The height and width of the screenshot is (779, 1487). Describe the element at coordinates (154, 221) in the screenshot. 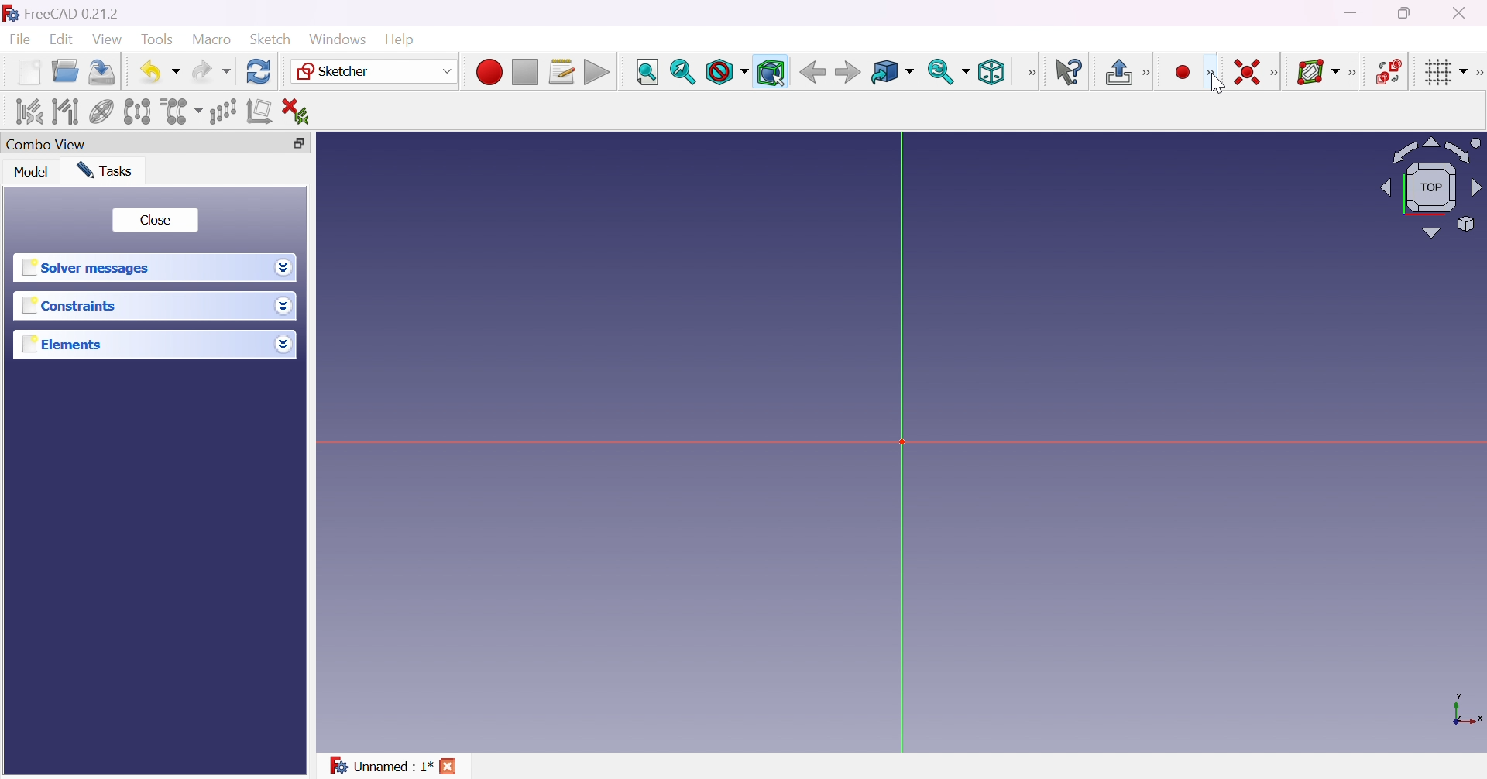

I see `Close` at that location.